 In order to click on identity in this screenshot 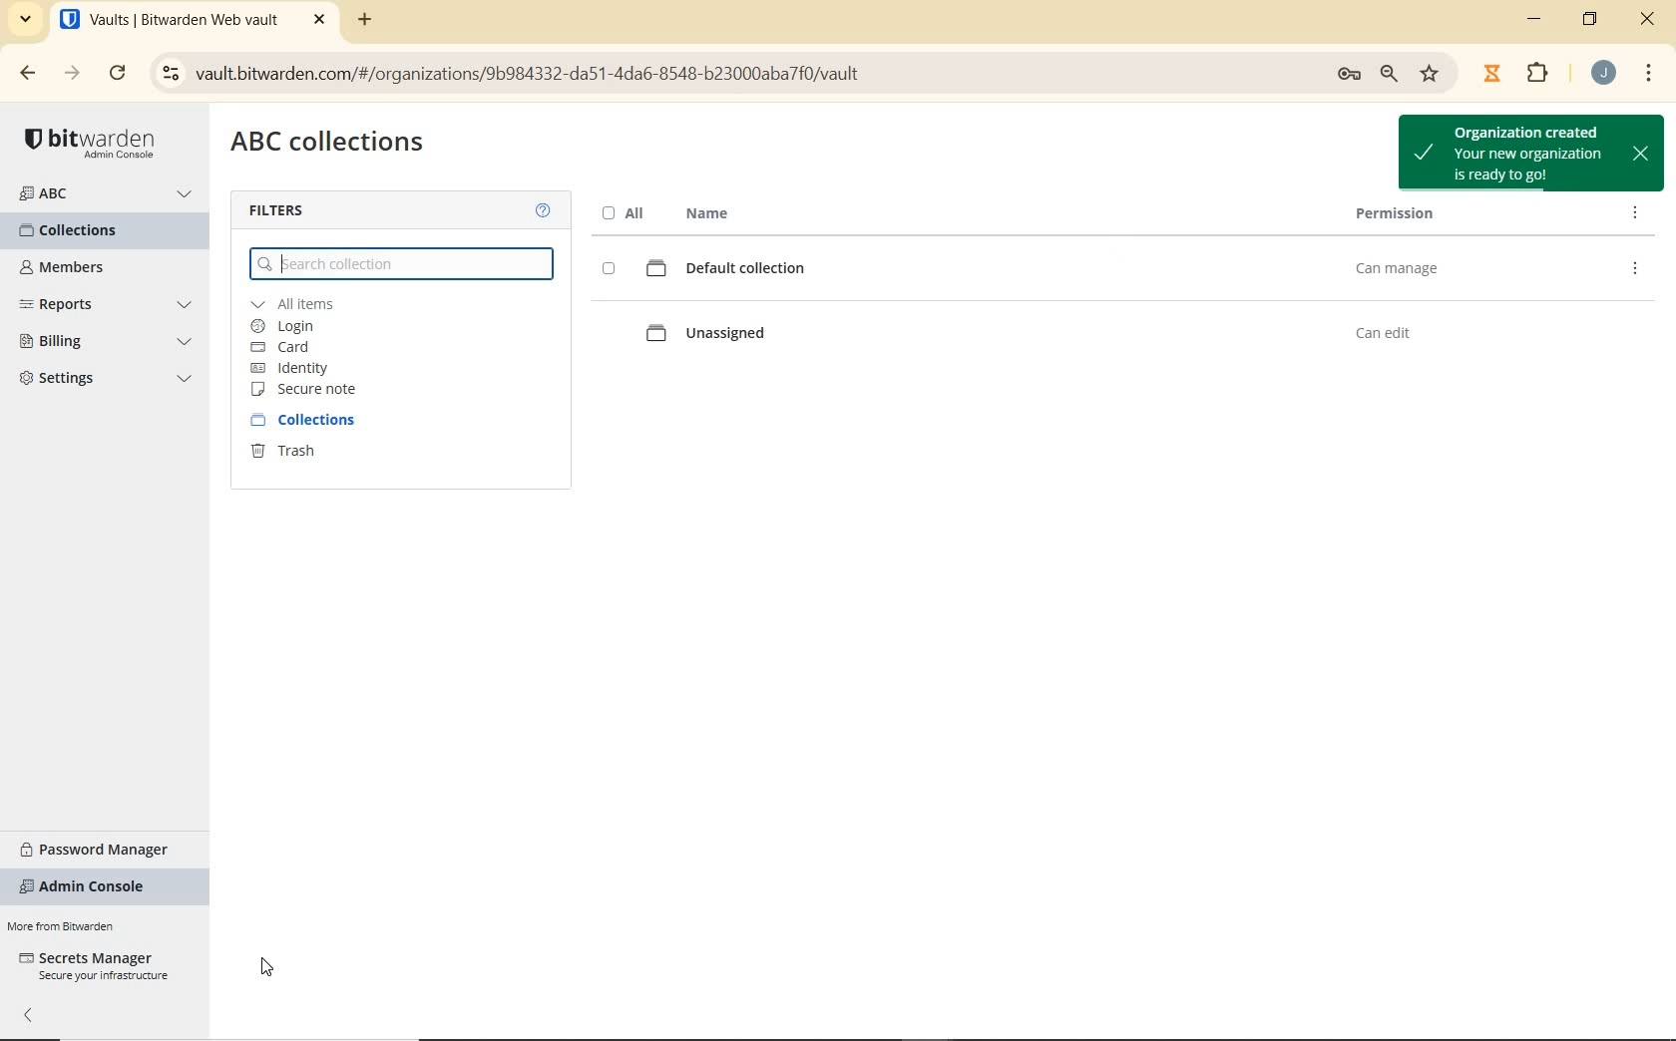, I will do `click(289, 370)`.